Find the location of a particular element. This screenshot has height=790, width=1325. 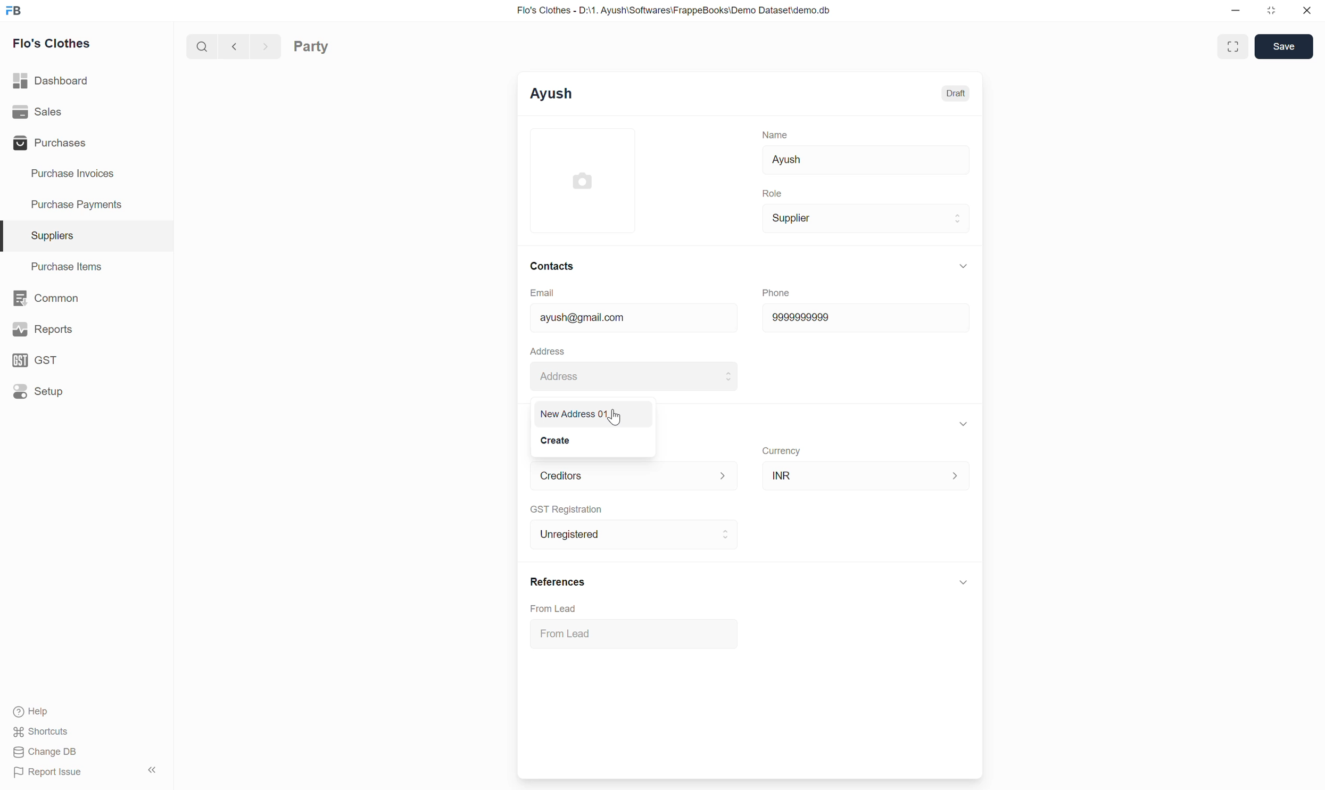

Previous is located at coordinates (235, 46).